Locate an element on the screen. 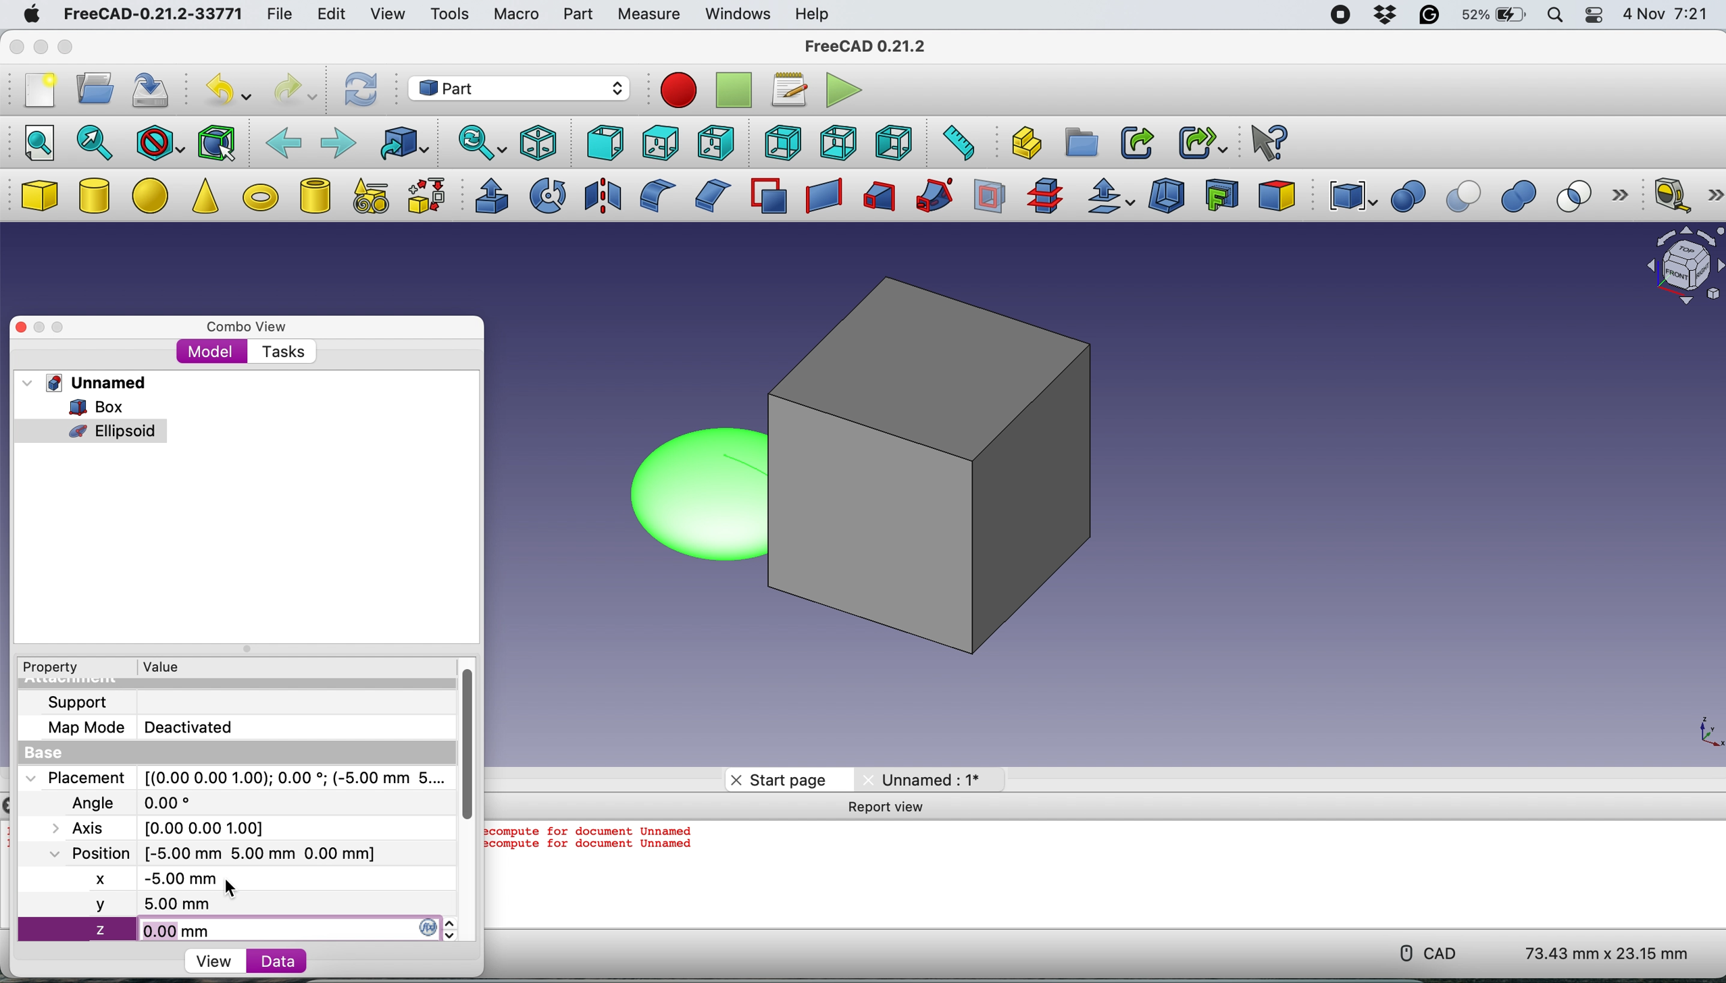  Angle 0.00 degree is located at coordinates (128, 801).